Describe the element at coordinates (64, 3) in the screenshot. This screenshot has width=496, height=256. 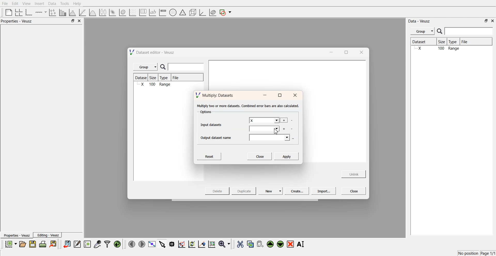
I see `Tools` at that location.